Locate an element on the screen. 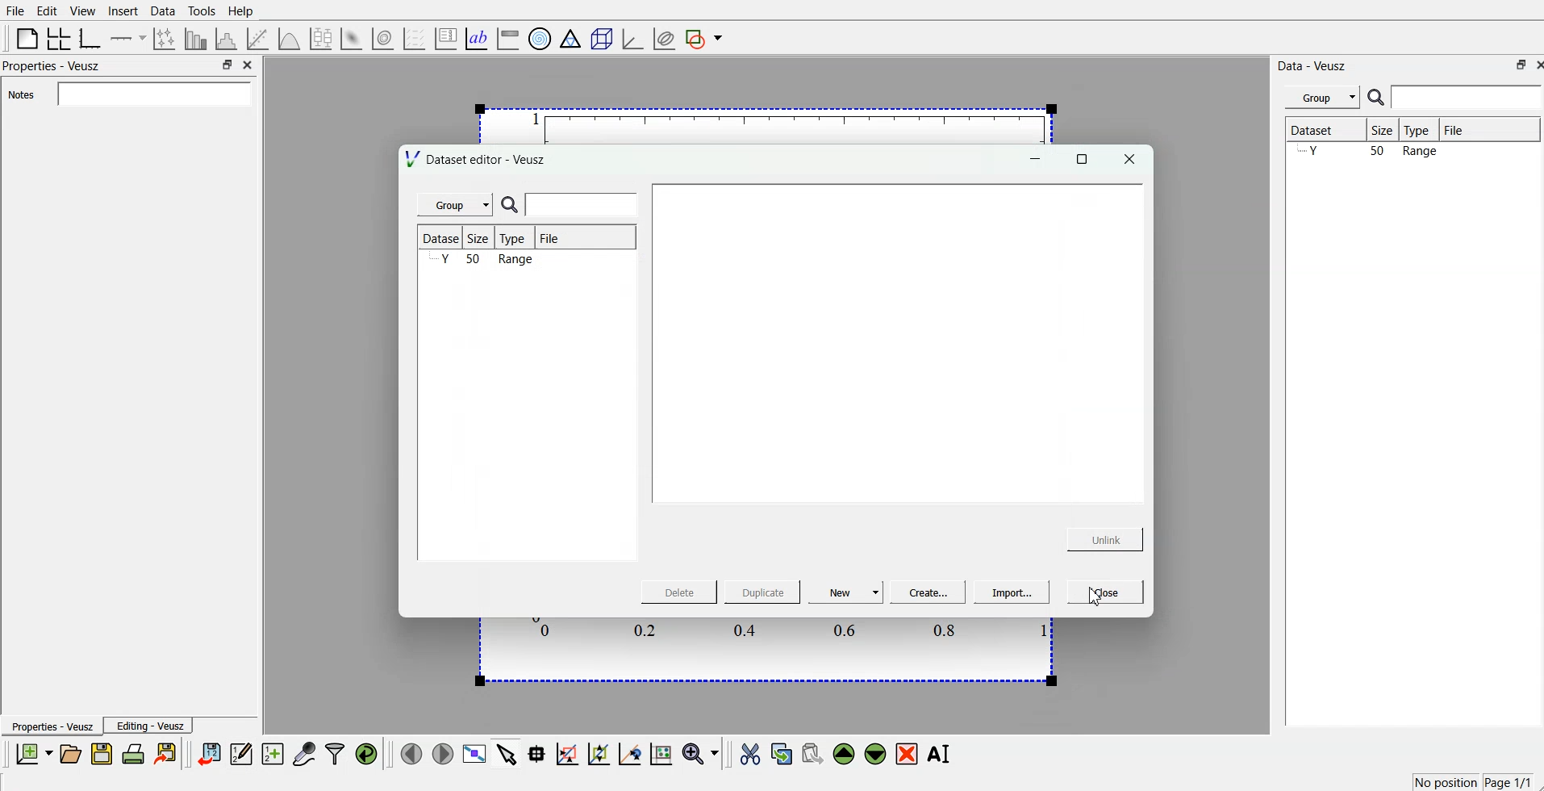  move to previous page is located at coordinates (412, 753).